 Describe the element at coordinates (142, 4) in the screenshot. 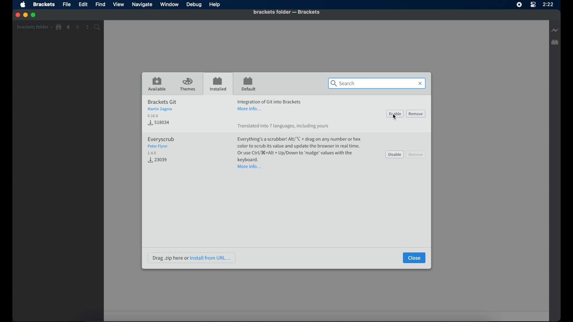

I see `navigate` at that location.